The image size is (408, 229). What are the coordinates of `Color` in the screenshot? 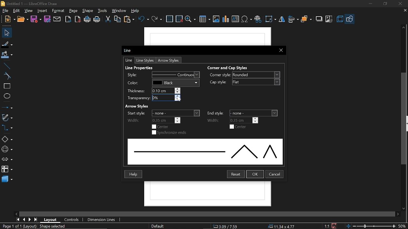 It's located at (162, 82).